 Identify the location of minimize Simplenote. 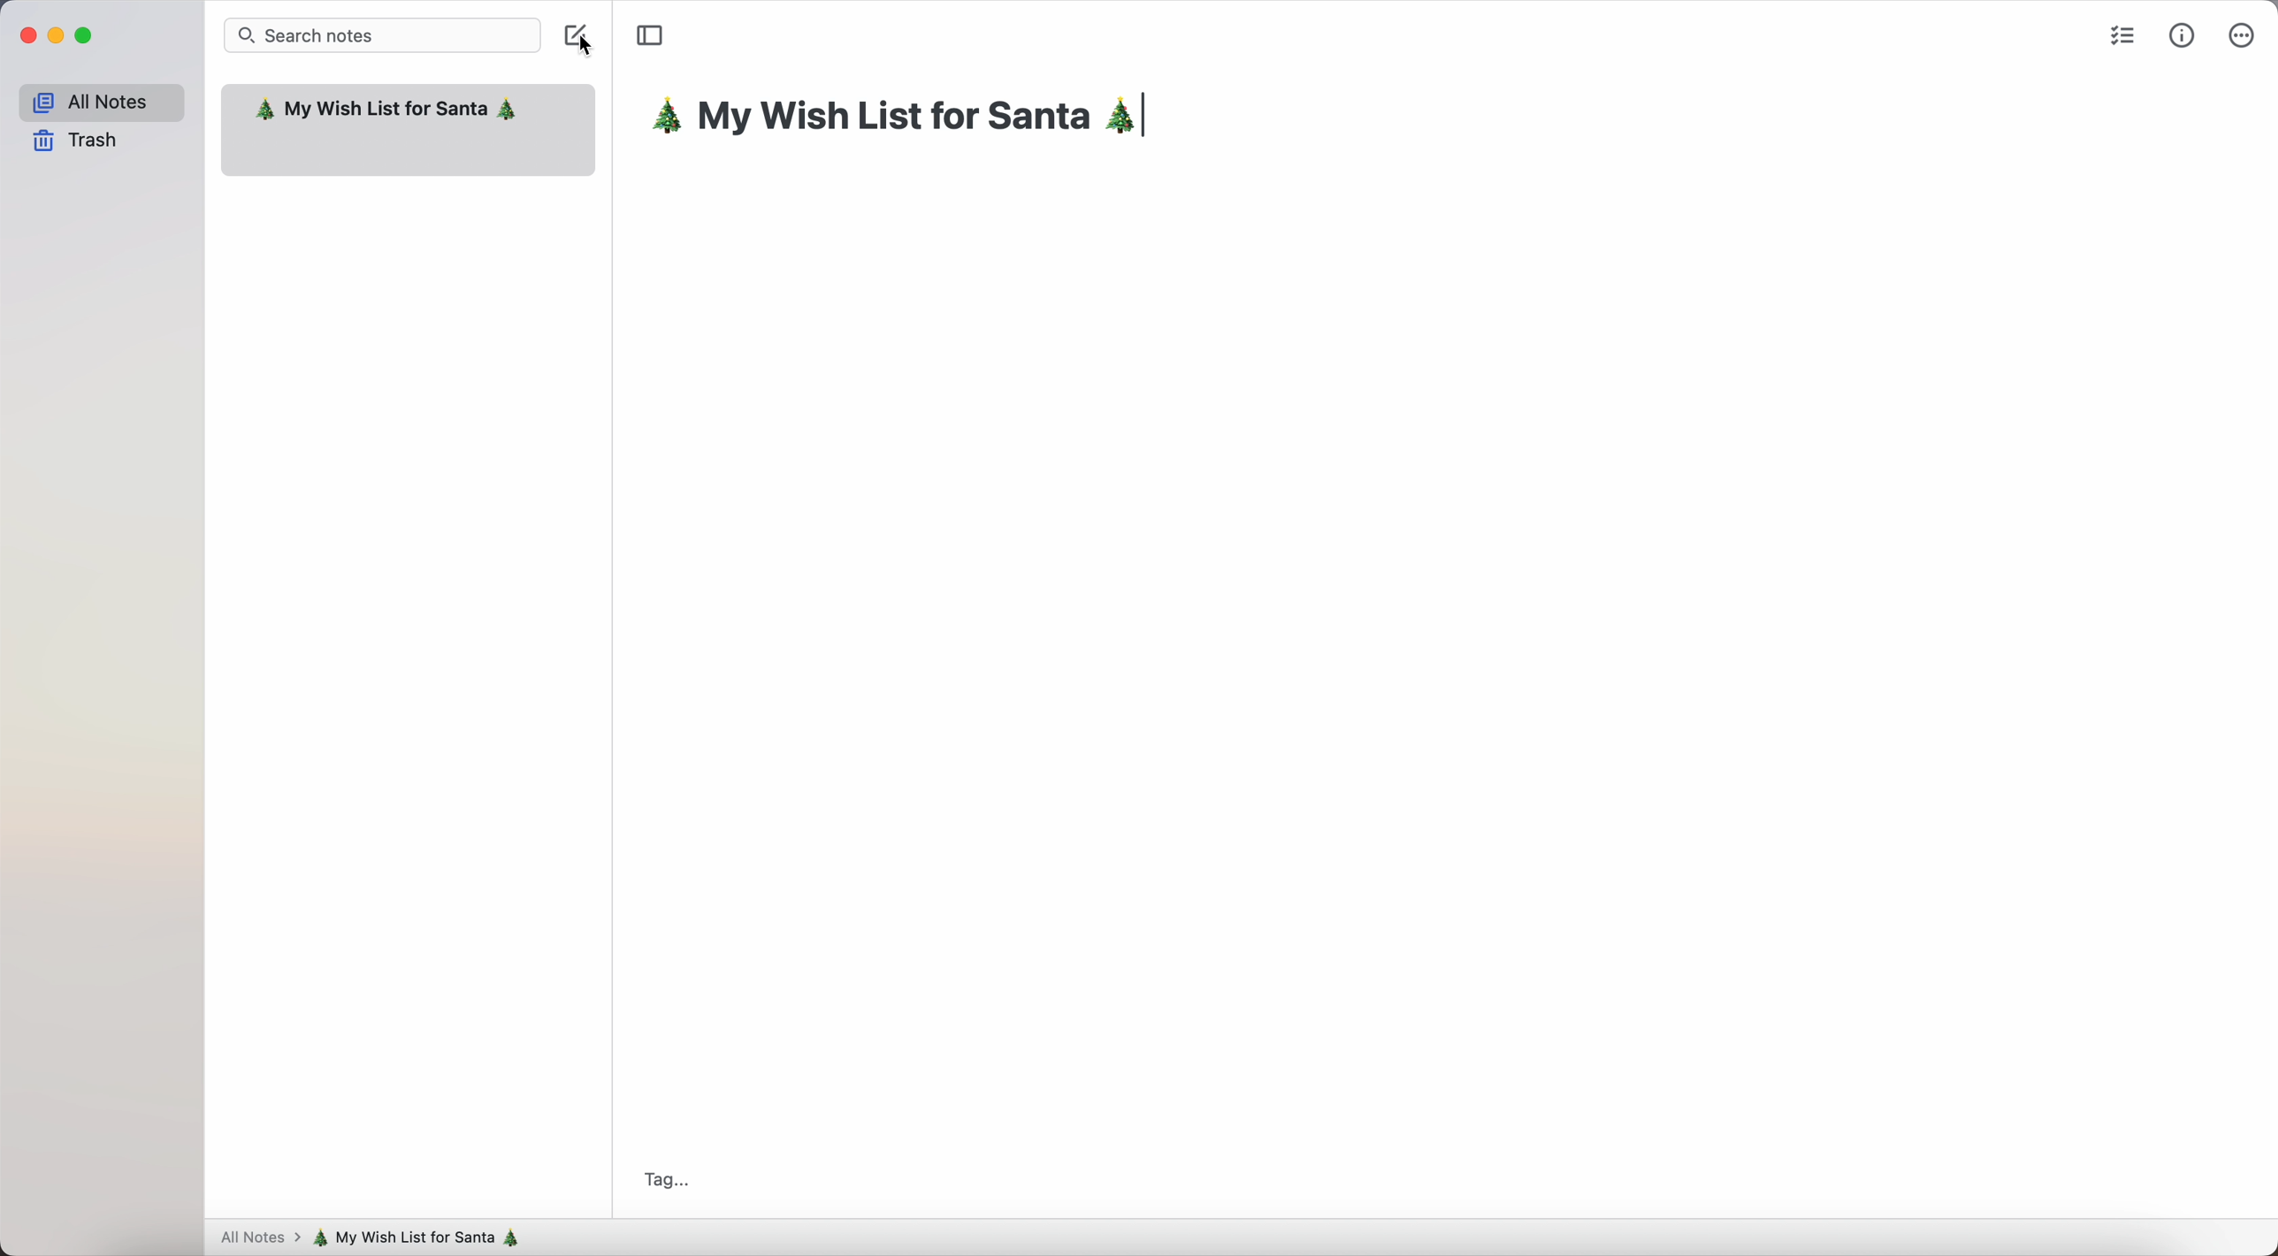
(56, 36).